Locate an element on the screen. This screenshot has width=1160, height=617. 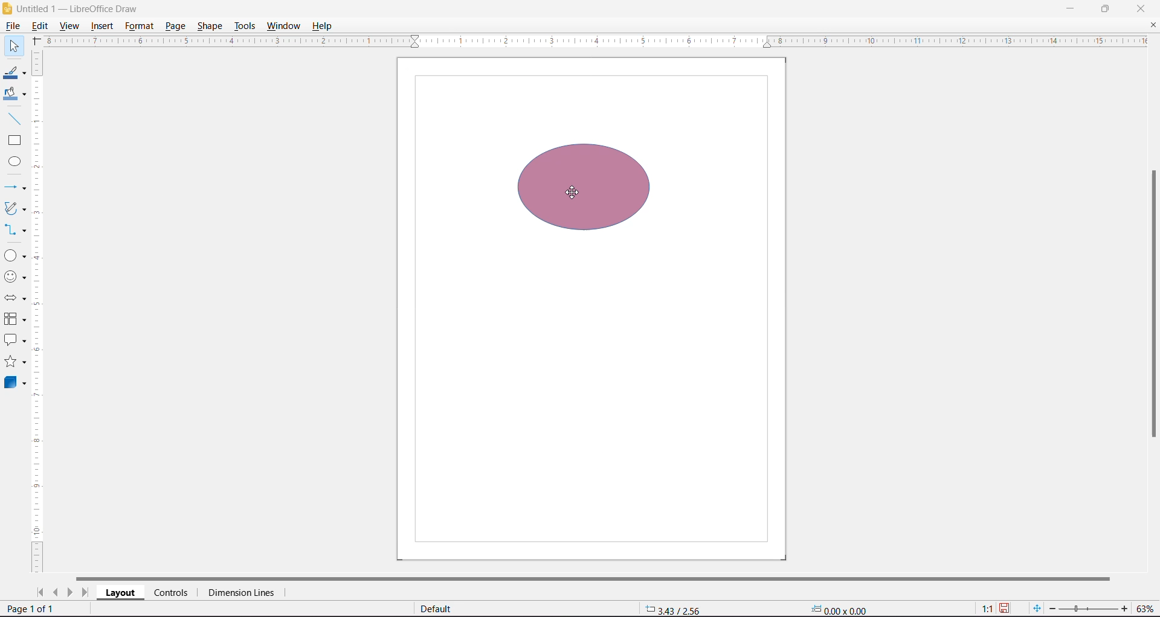
Fill Color is located at coordinates (14, 95).